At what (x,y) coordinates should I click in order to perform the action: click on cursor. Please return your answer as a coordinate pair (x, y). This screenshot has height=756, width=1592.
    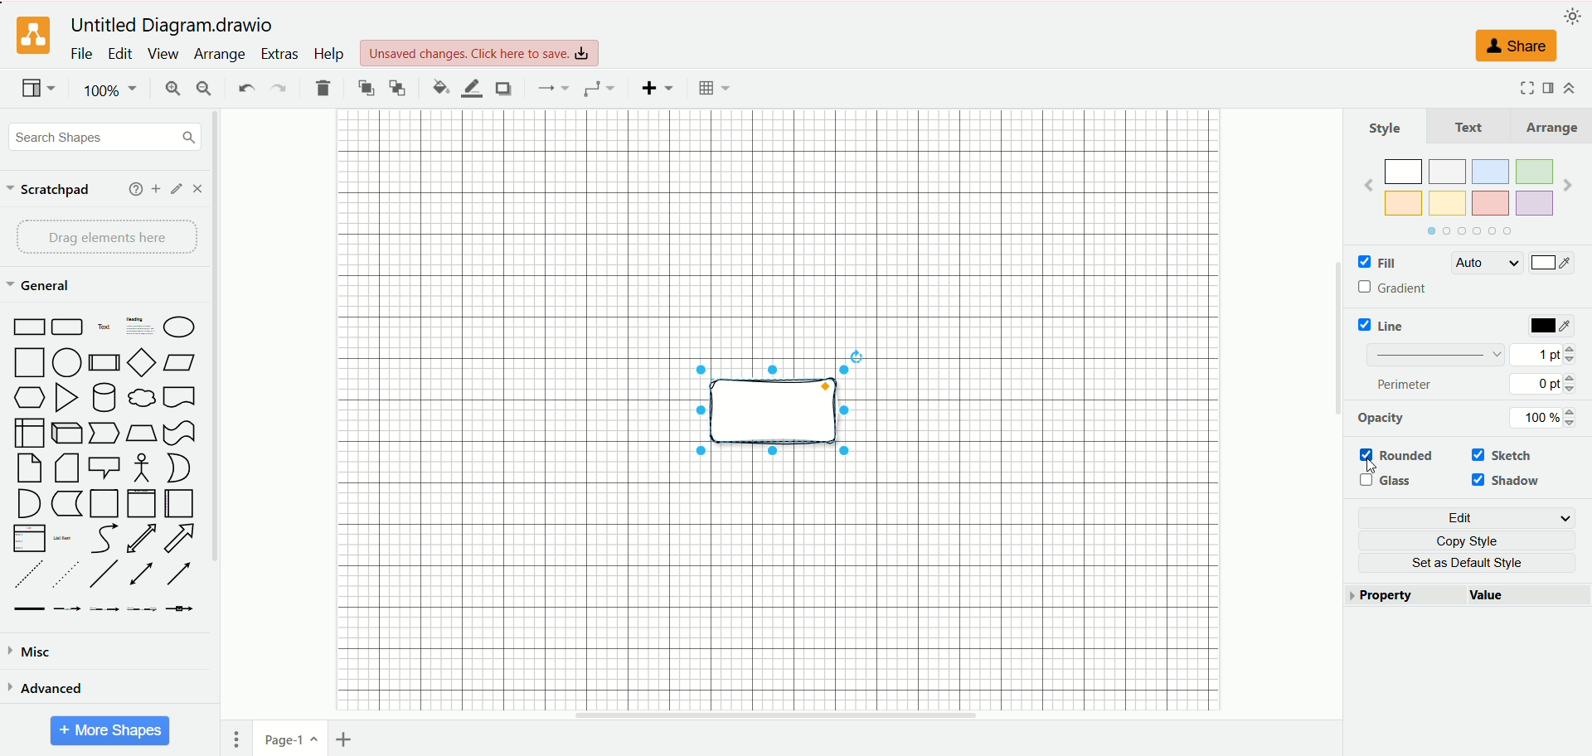
    Looking at the image, I should click on (1375, 467).